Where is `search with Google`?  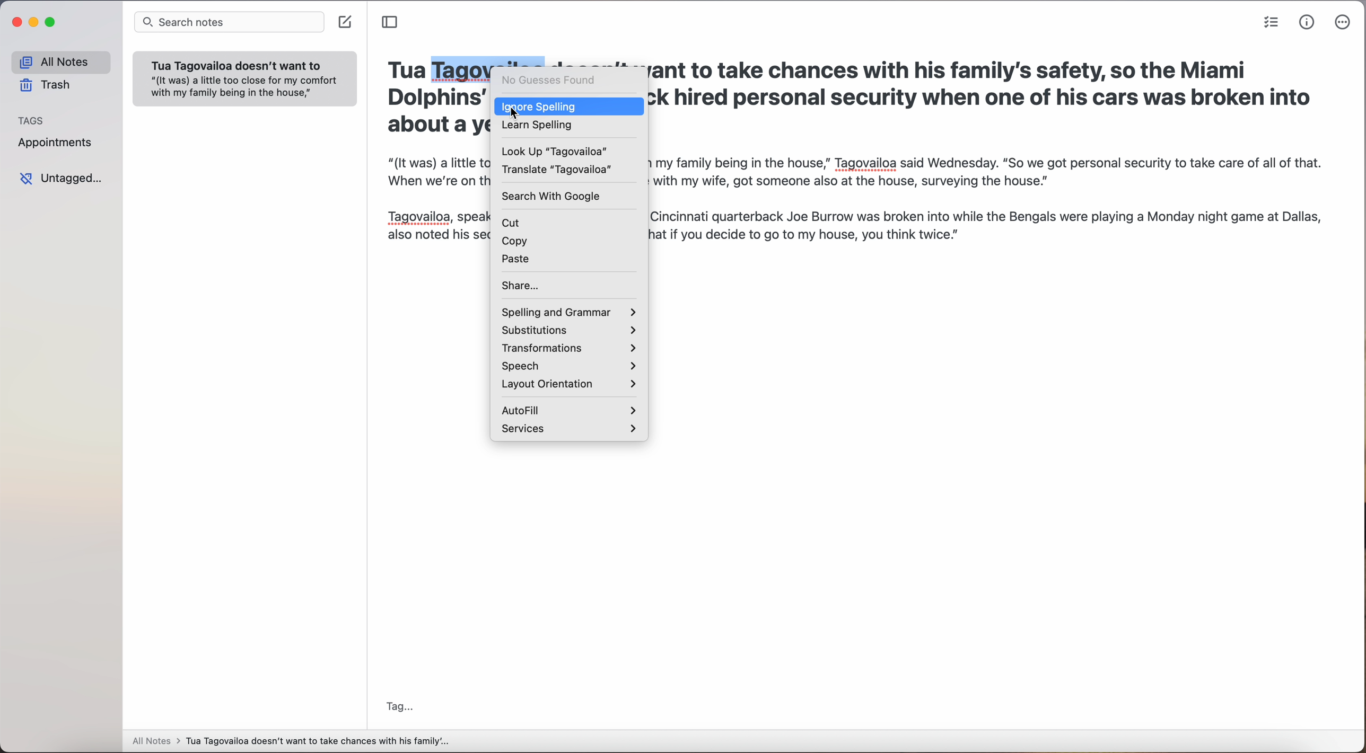 search with Google is located at coordinates (555, 195).